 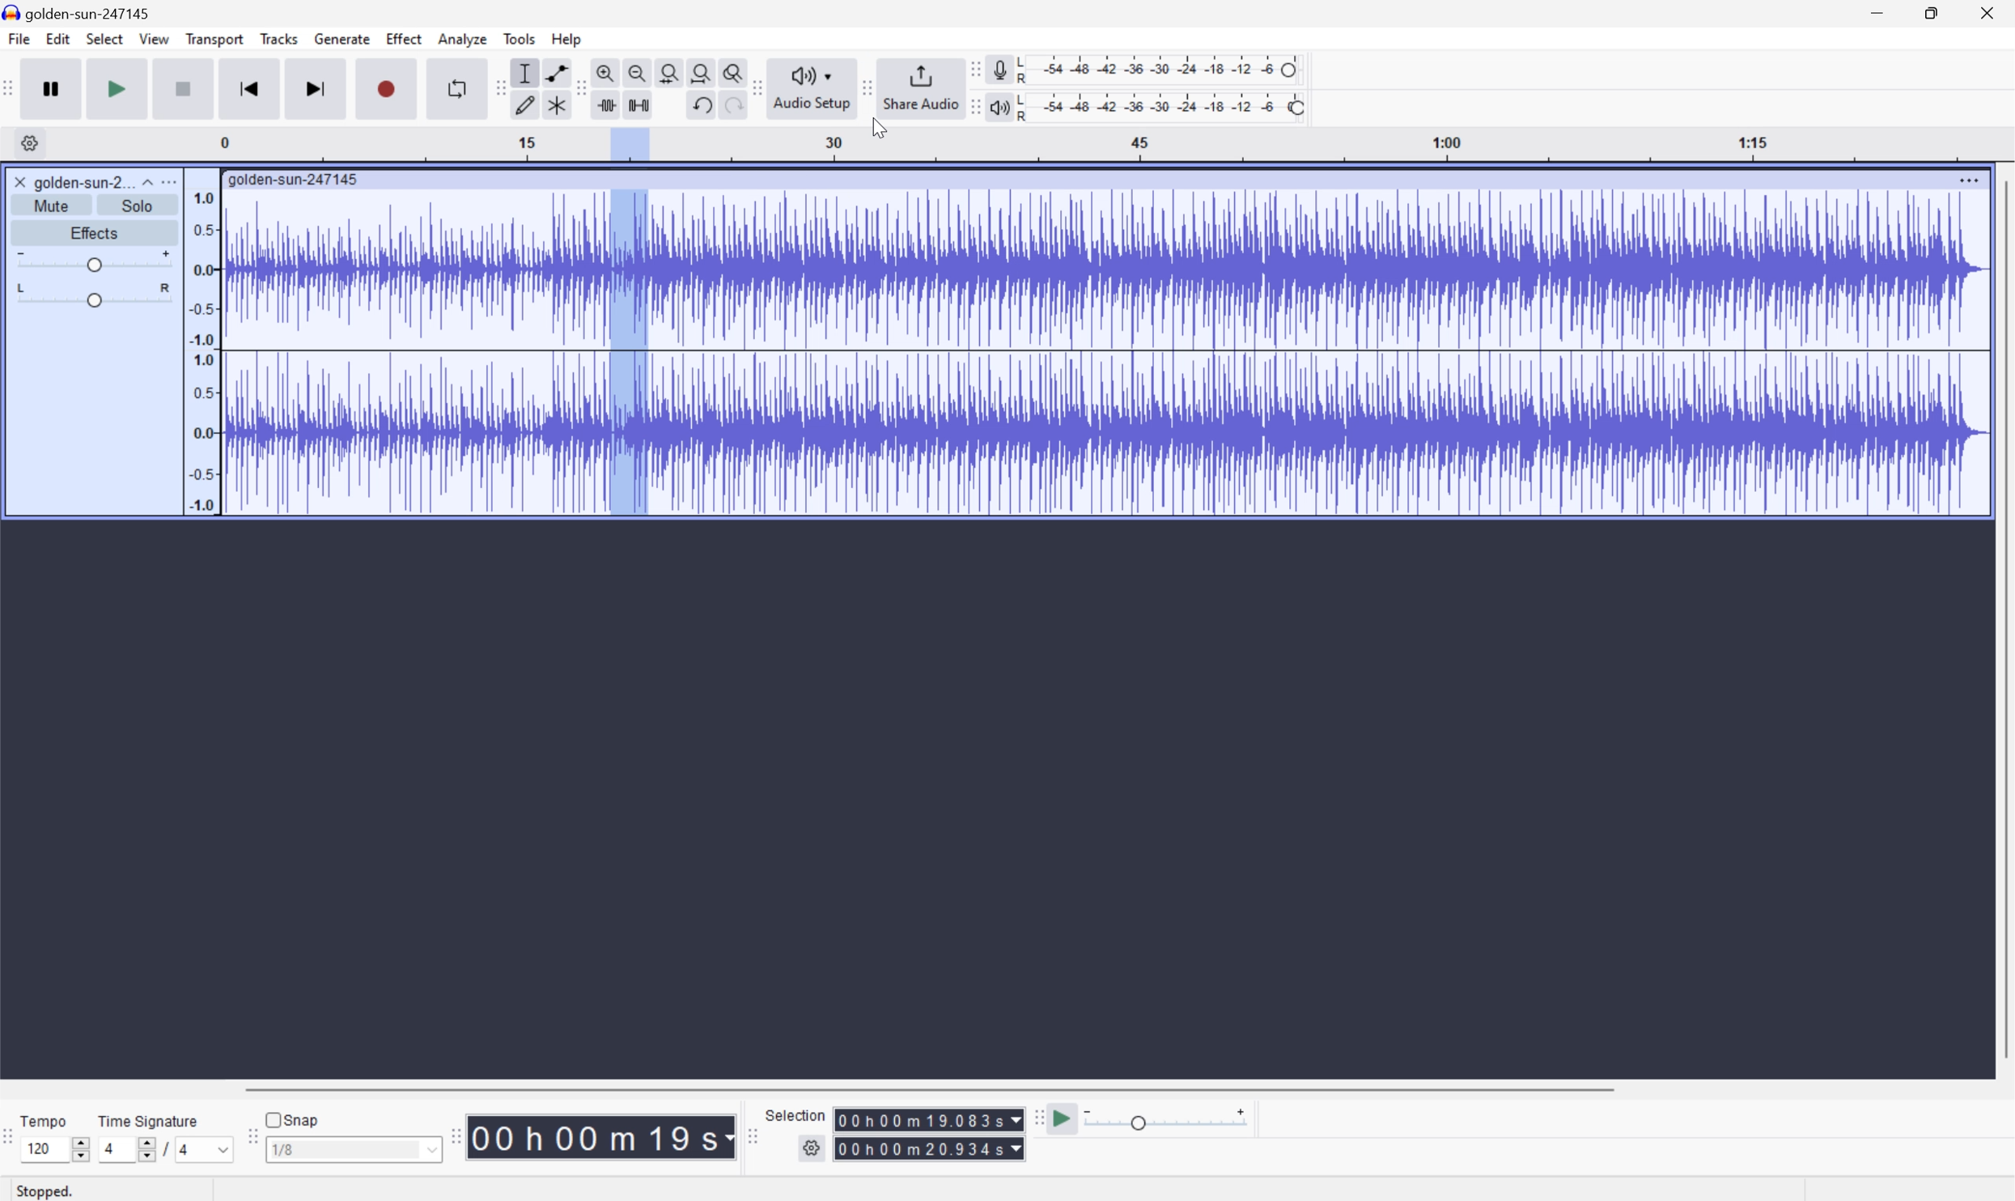 I want to click on Trim audio outside selection, so click(x=604, y=105).